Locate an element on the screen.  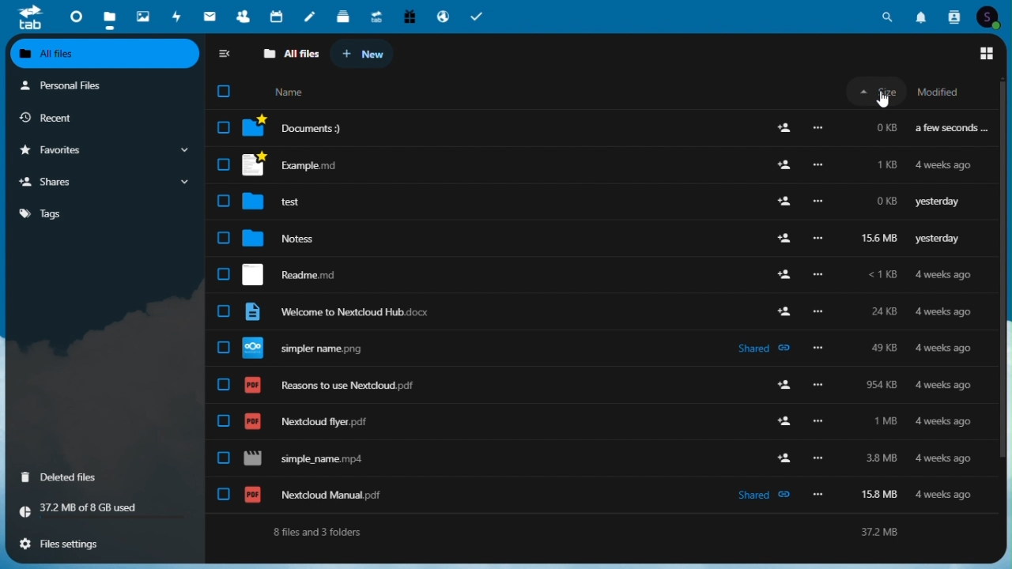
tasks is located at coordinates (478, 17).